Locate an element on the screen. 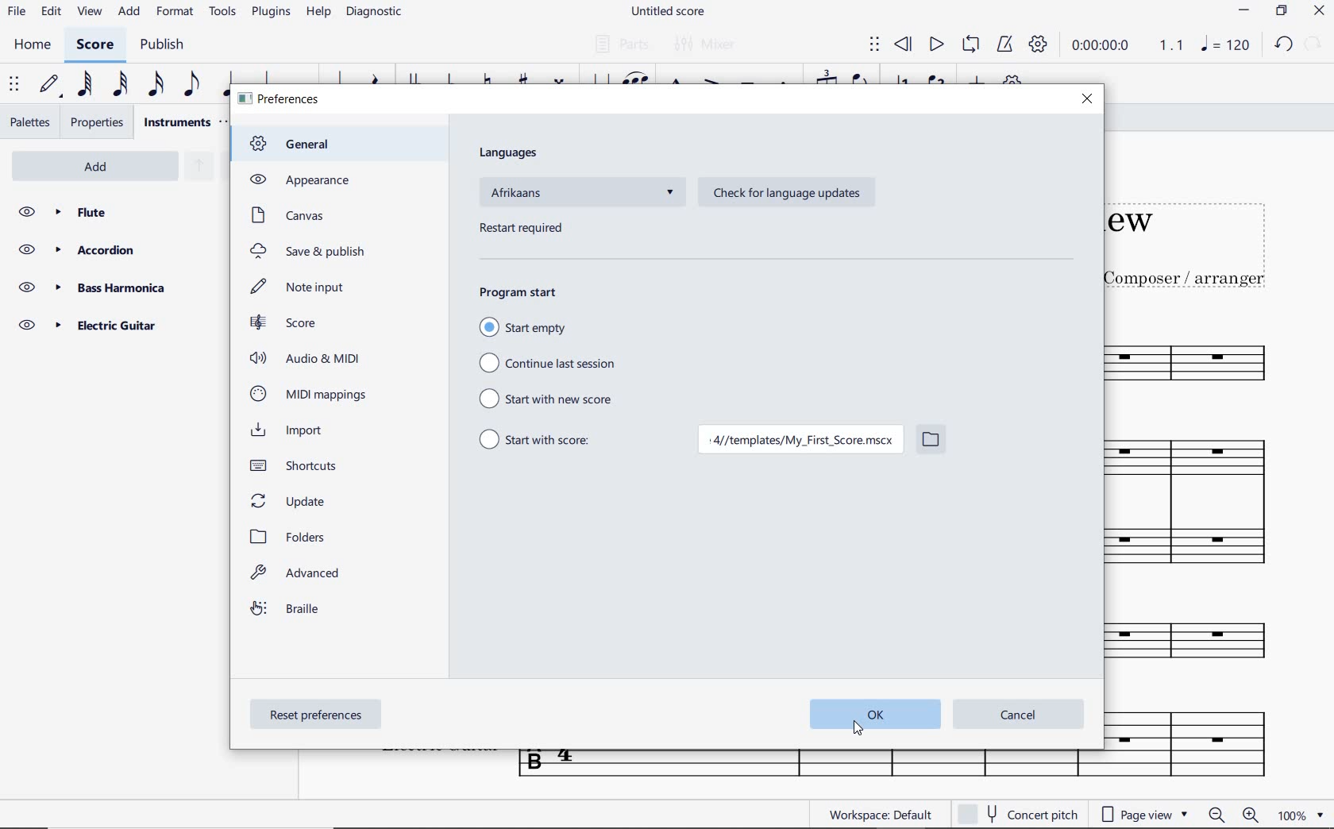 Image resolution: width=1334 pixels, height=829 pixels. note input is located at coordinates (301, 287).